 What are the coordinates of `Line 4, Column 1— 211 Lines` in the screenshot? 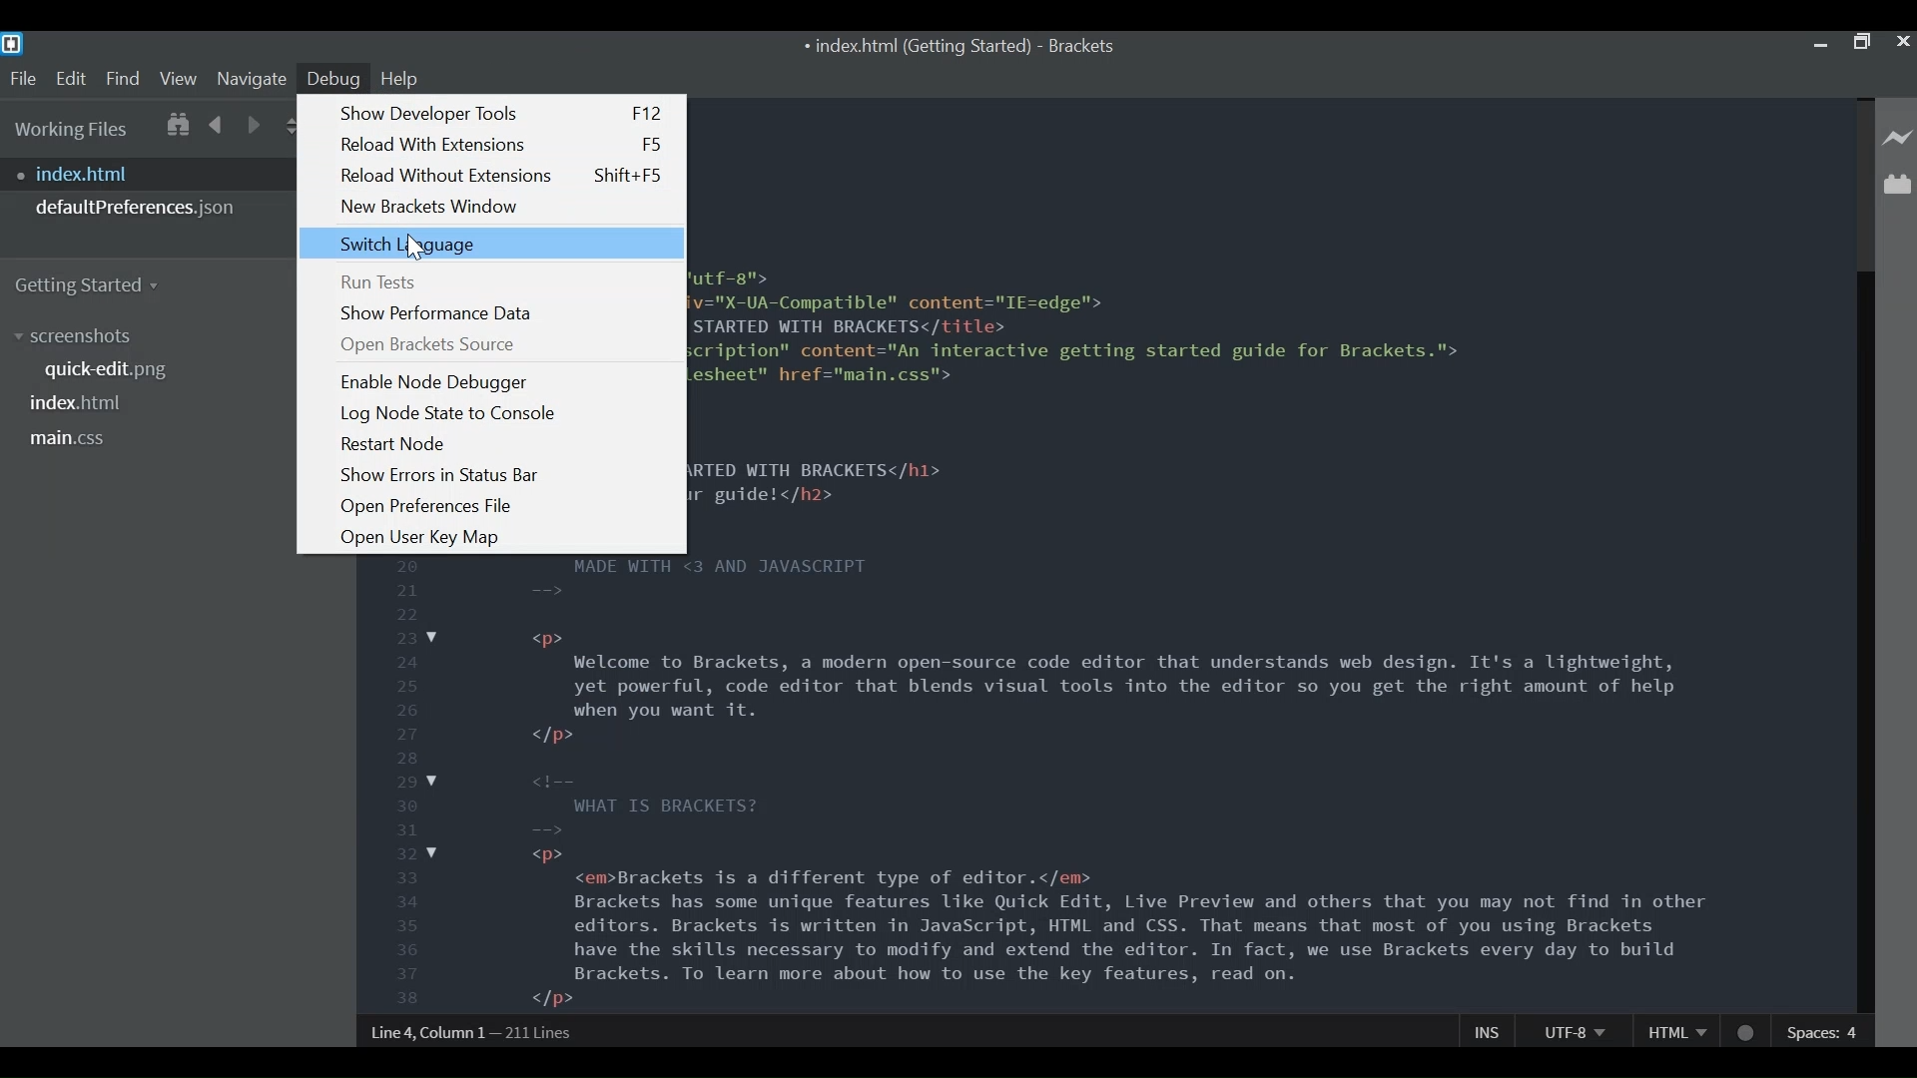 It's located at (473, 1032).